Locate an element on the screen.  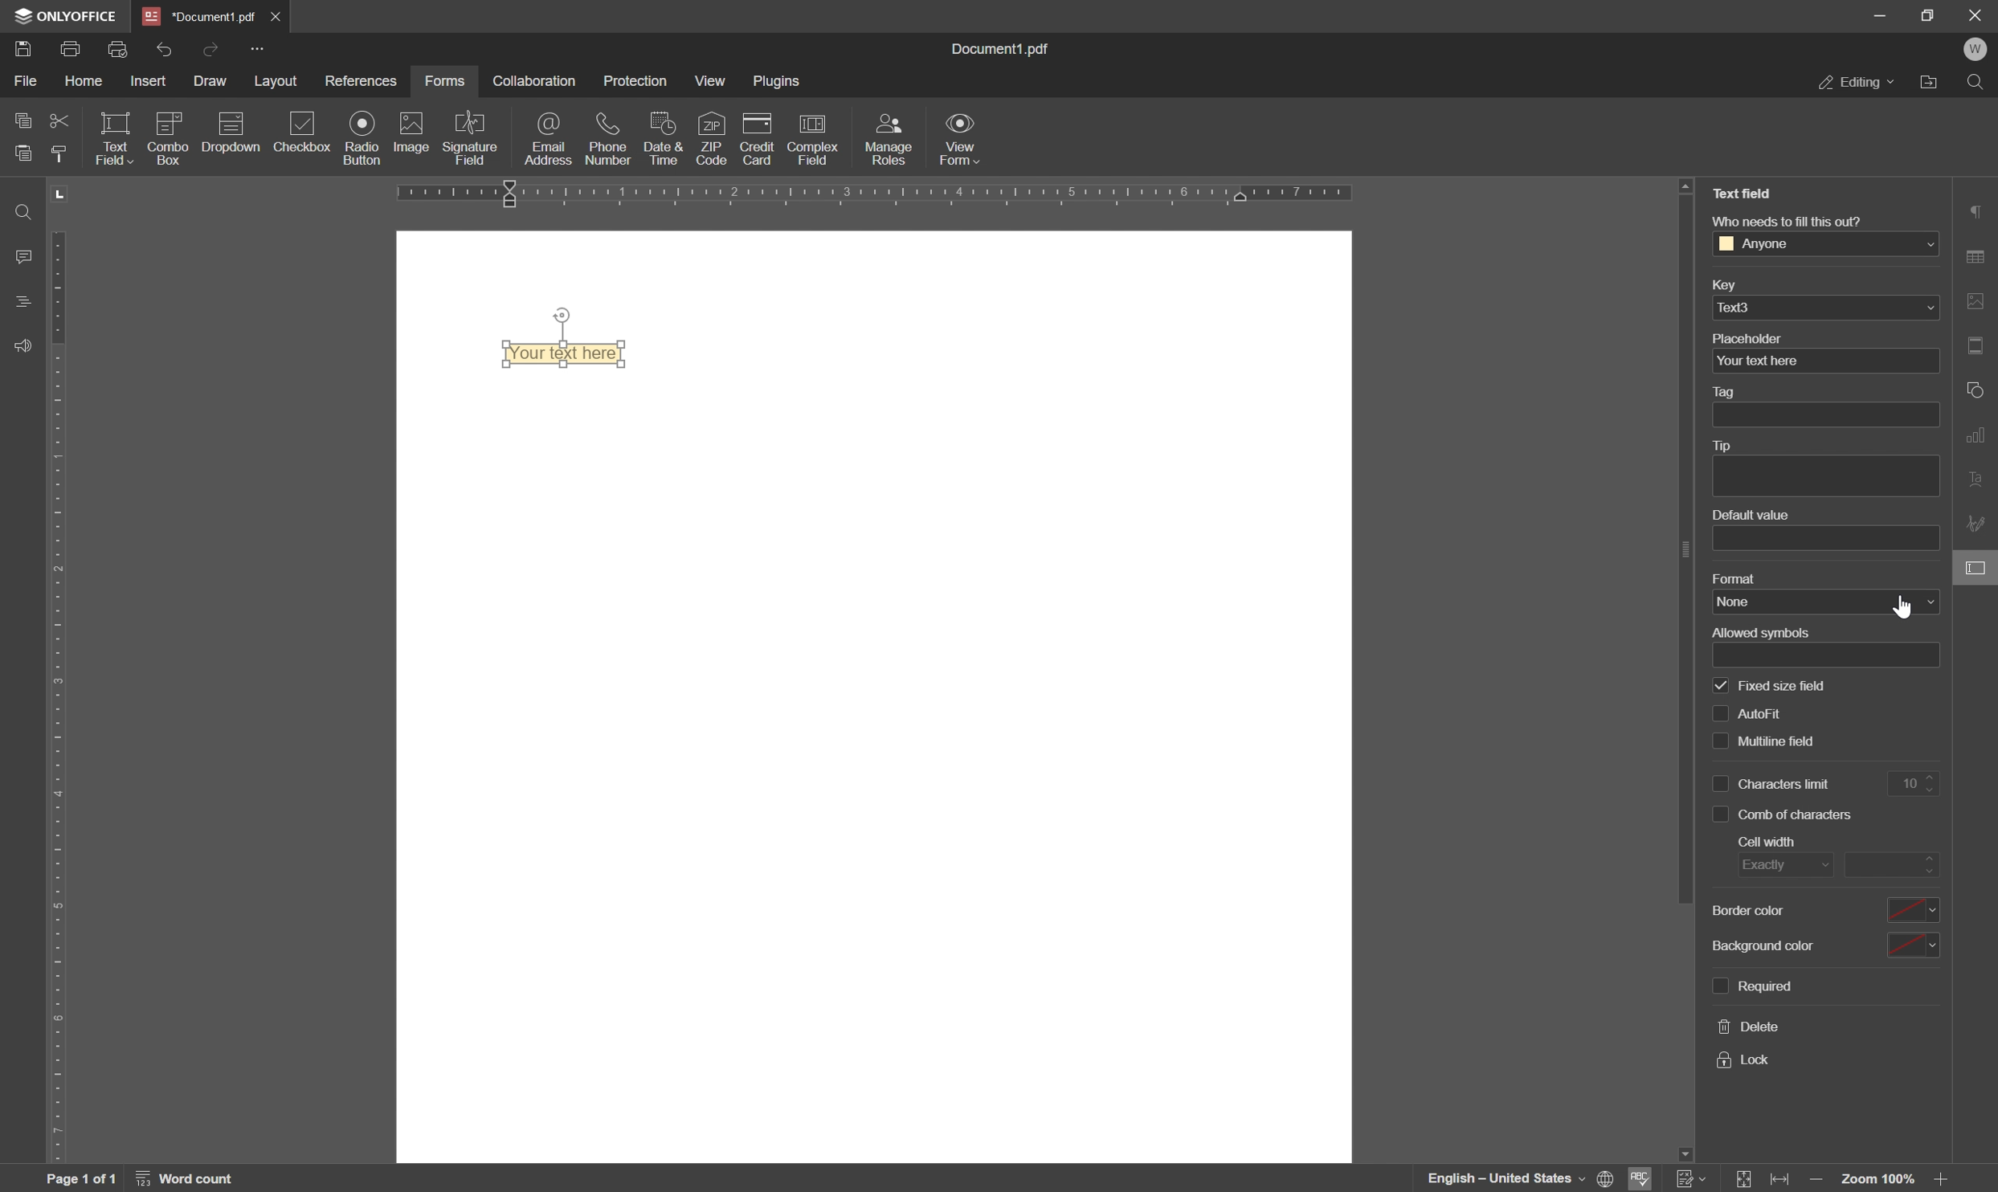
copy style is located at coordinates (63, 153).